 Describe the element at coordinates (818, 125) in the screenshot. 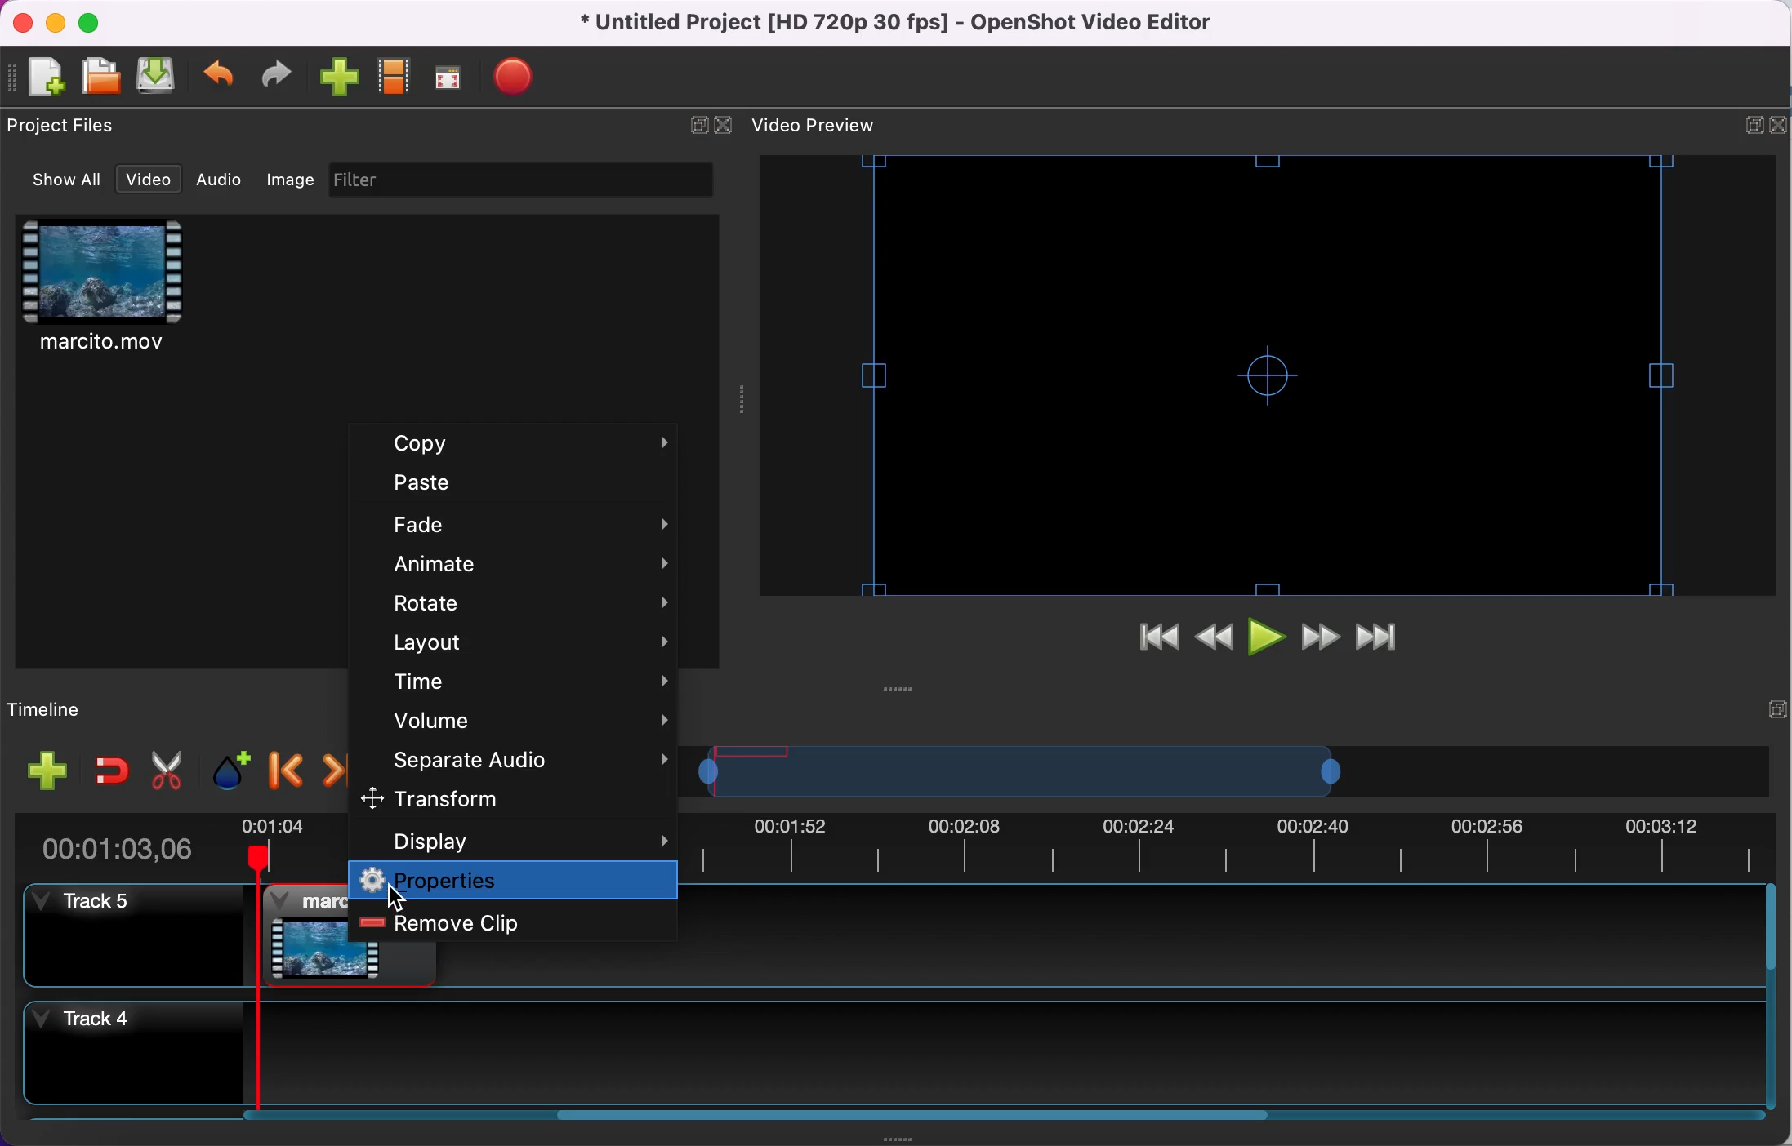

I see `video preview` at that location.